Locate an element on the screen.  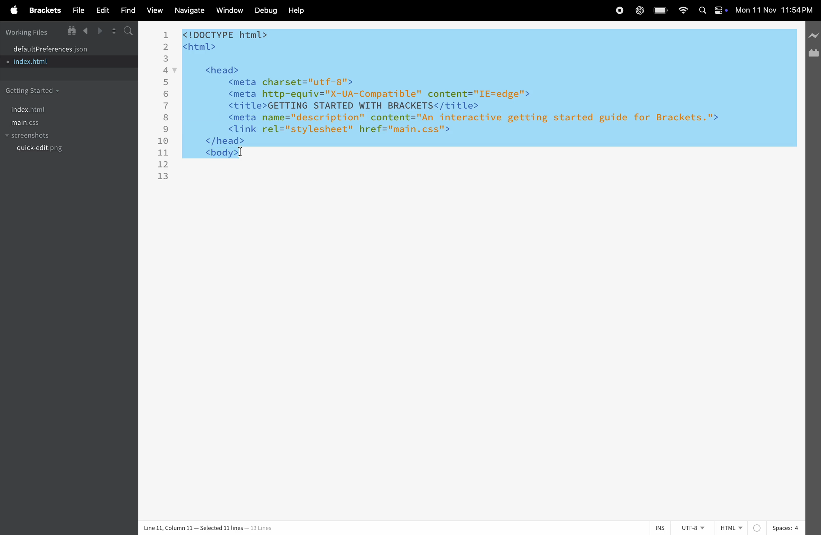
ins is located at coordinates (660, 527).